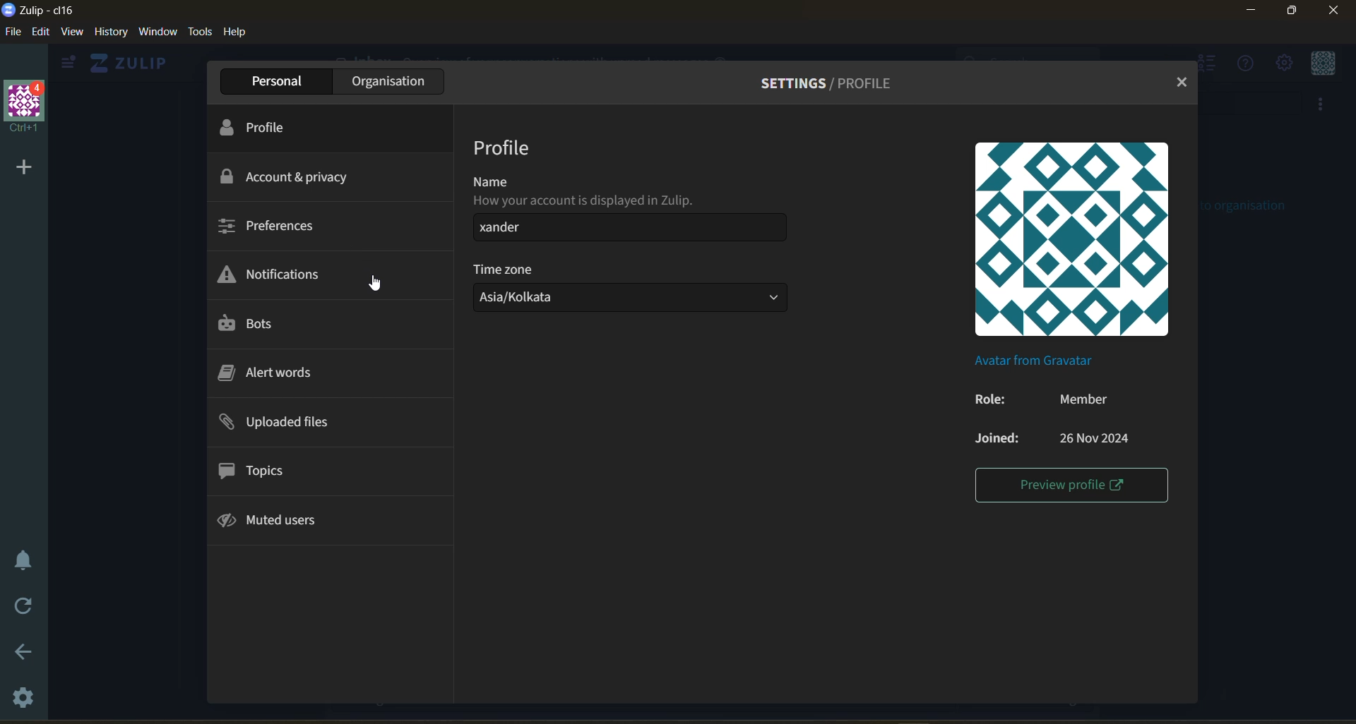 The width and height of the screenshot is (1356, 724). Describe the element at coordinates (278, 523) in the screenshot. I see `muted users` at that location.